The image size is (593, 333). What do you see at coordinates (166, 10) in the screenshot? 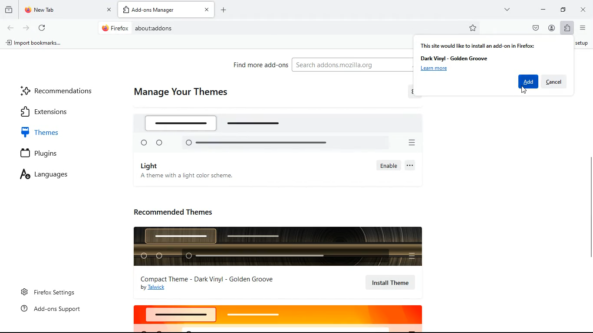
I see `add-ons tab` at bounding box center [166, 10].